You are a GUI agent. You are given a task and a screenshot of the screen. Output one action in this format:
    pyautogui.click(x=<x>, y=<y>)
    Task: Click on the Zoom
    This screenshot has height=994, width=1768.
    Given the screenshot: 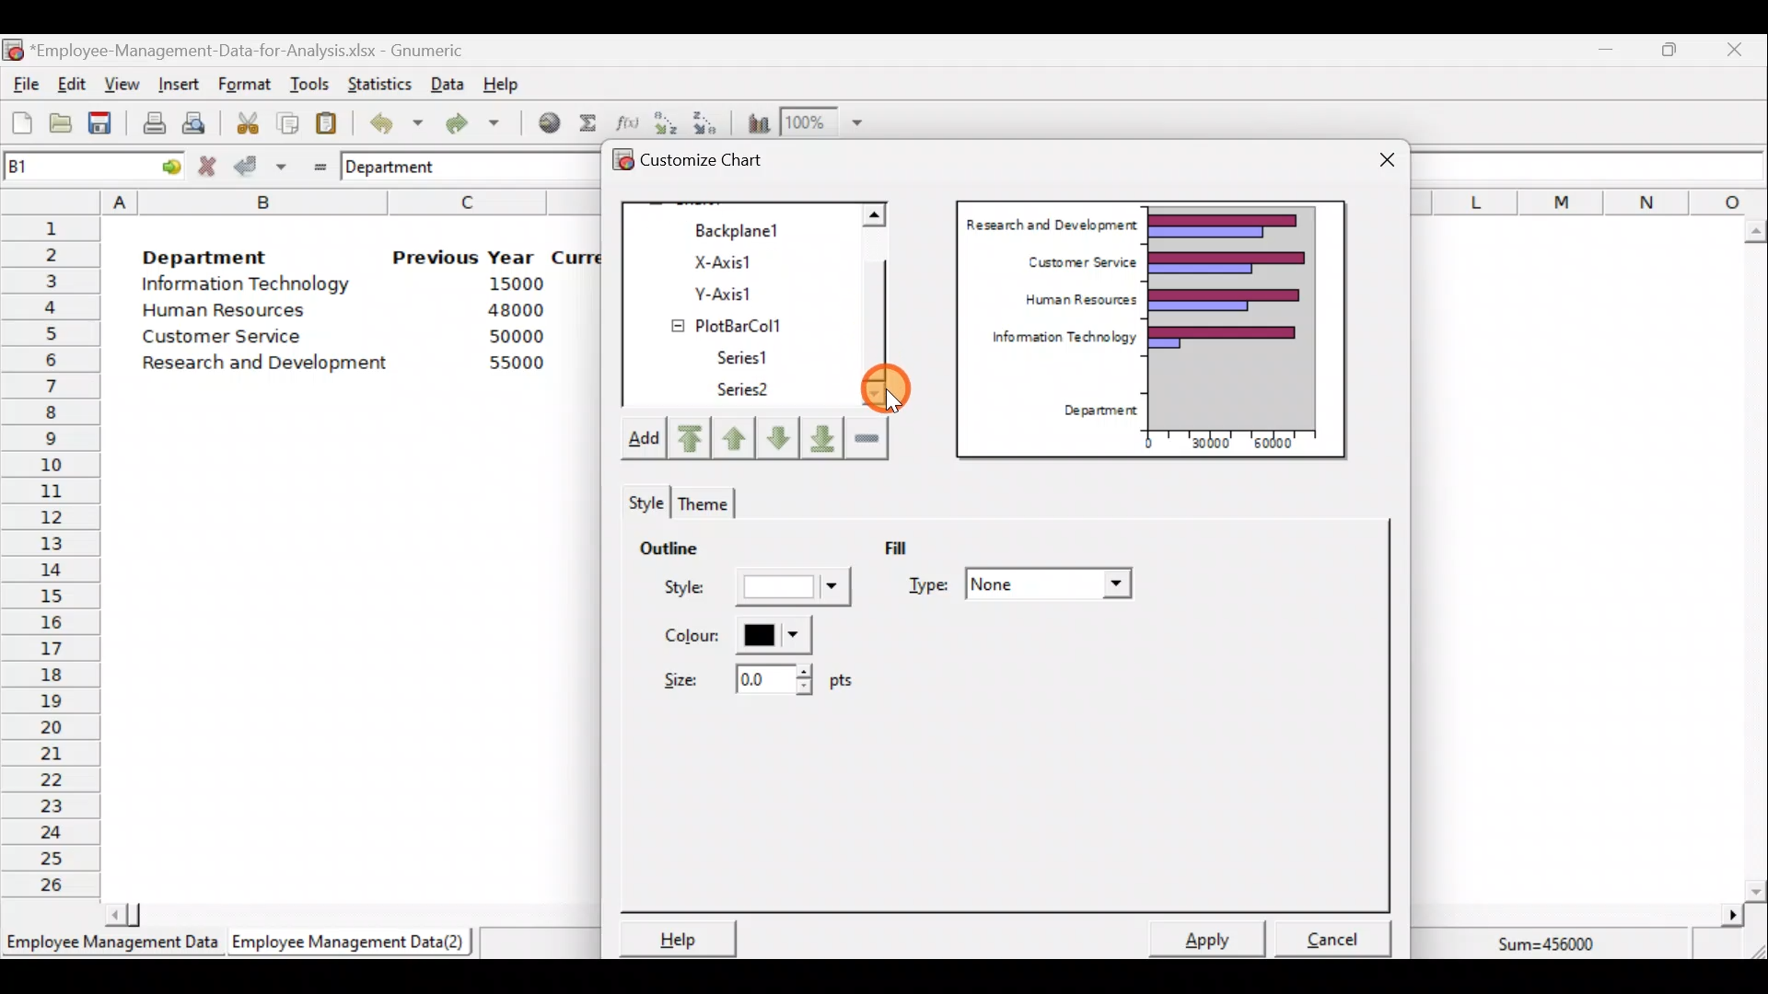 What is the action you would take?
    pyautogui.click(x=823, y=122)
    